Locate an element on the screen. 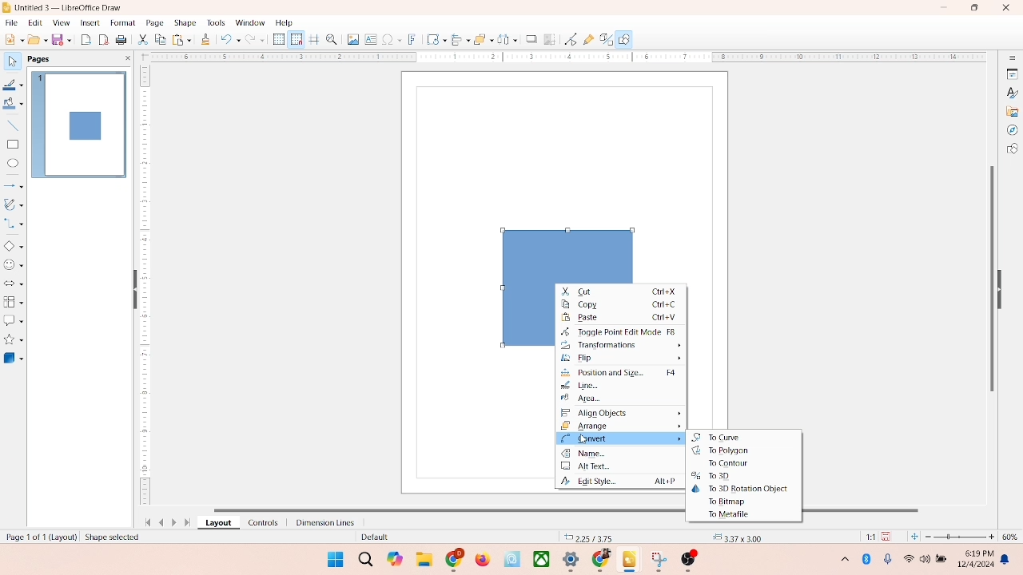 This screenshot has width=1023, height=575. to 3D is located at coordinates (709, 476).